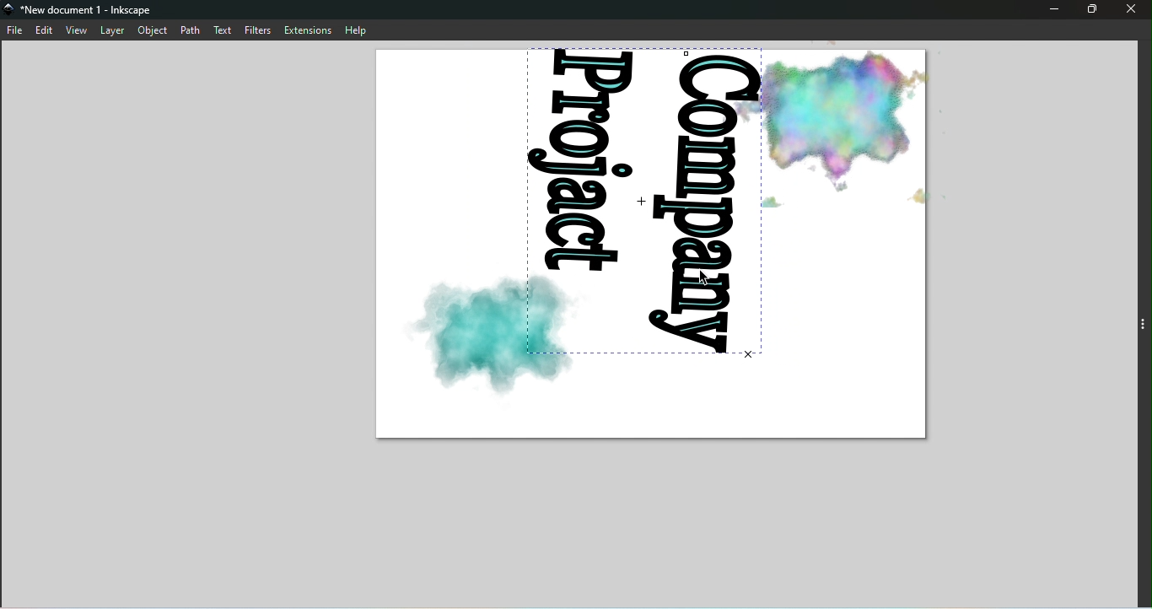  What do you see at coordinates (360, 29) in the screenshot?
I see `Help` at bounding box center [360, 29].